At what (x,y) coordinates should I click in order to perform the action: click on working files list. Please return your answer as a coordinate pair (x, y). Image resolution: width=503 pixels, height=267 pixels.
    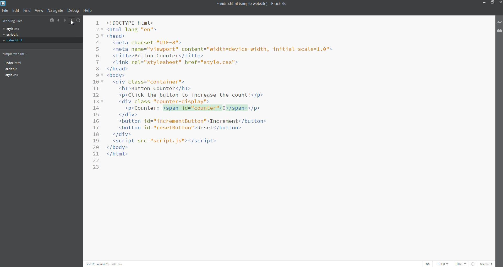
    Looking at the image, I should click on (23, 21).